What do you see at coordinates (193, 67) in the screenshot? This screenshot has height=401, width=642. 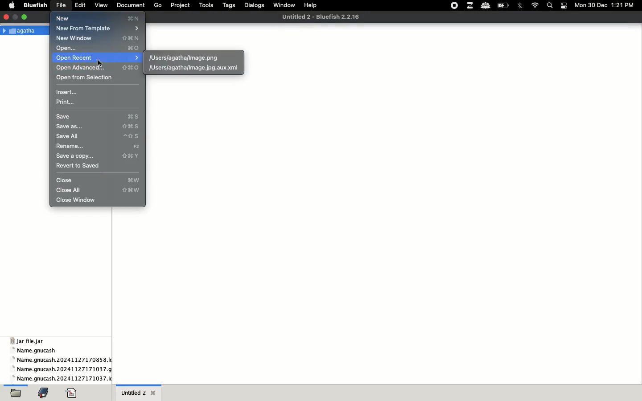 I see `xml` at bounding box center [193, 67].